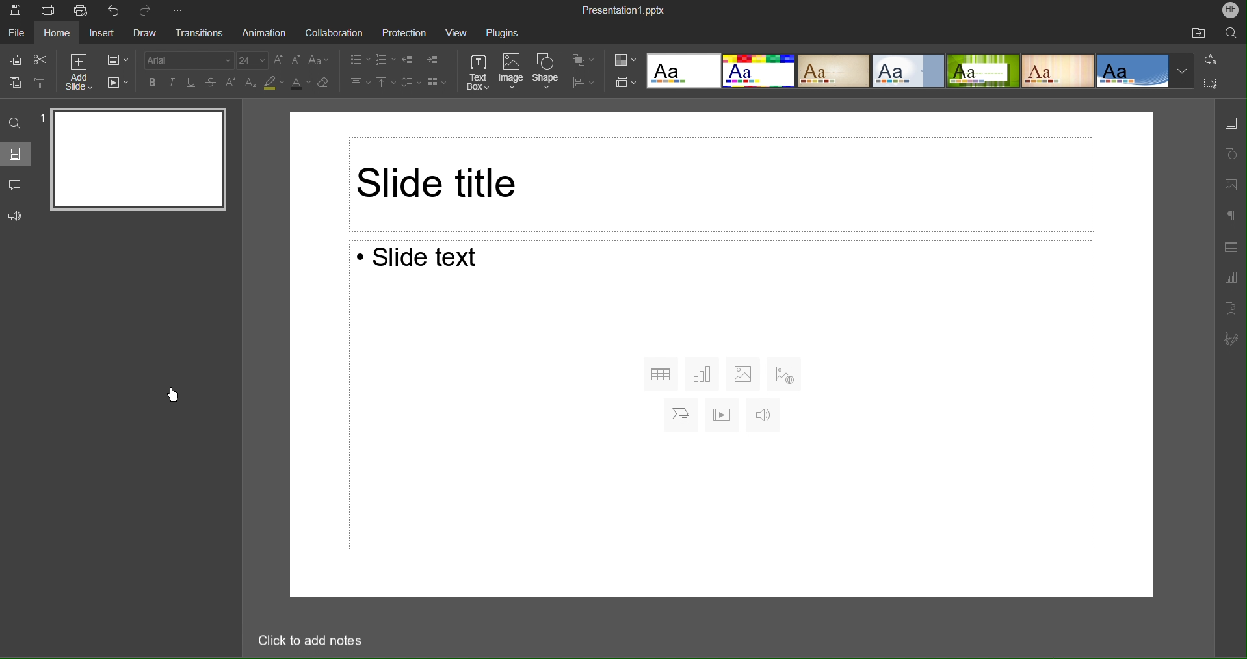 The height and width of the screenshot is (659, 1247). What do you see at coordinates (1231, 308) in the screenshot?
I see `Text Art` at bounding box center [1231, 308].